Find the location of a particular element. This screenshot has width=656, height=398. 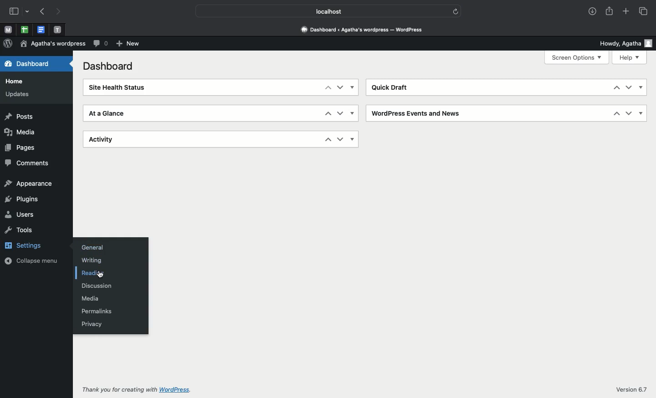

Settings is located at coordinates (22, 245).